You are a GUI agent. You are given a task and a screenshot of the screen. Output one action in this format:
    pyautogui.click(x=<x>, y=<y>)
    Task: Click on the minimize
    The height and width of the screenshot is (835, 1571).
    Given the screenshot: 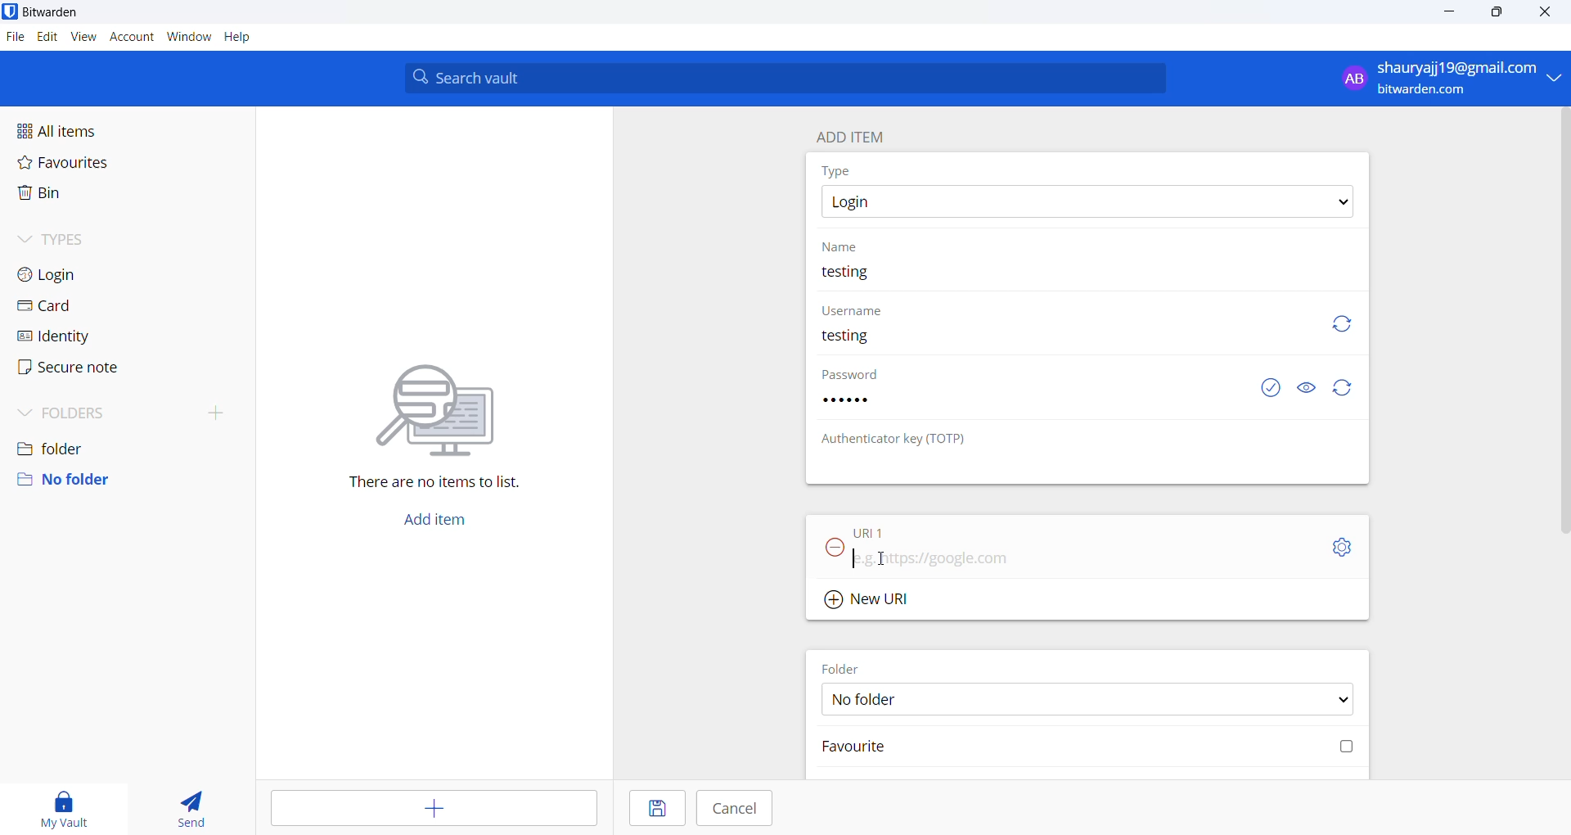 What is the action you would take?
    pyautogui.click(x=1451, y=12)
    